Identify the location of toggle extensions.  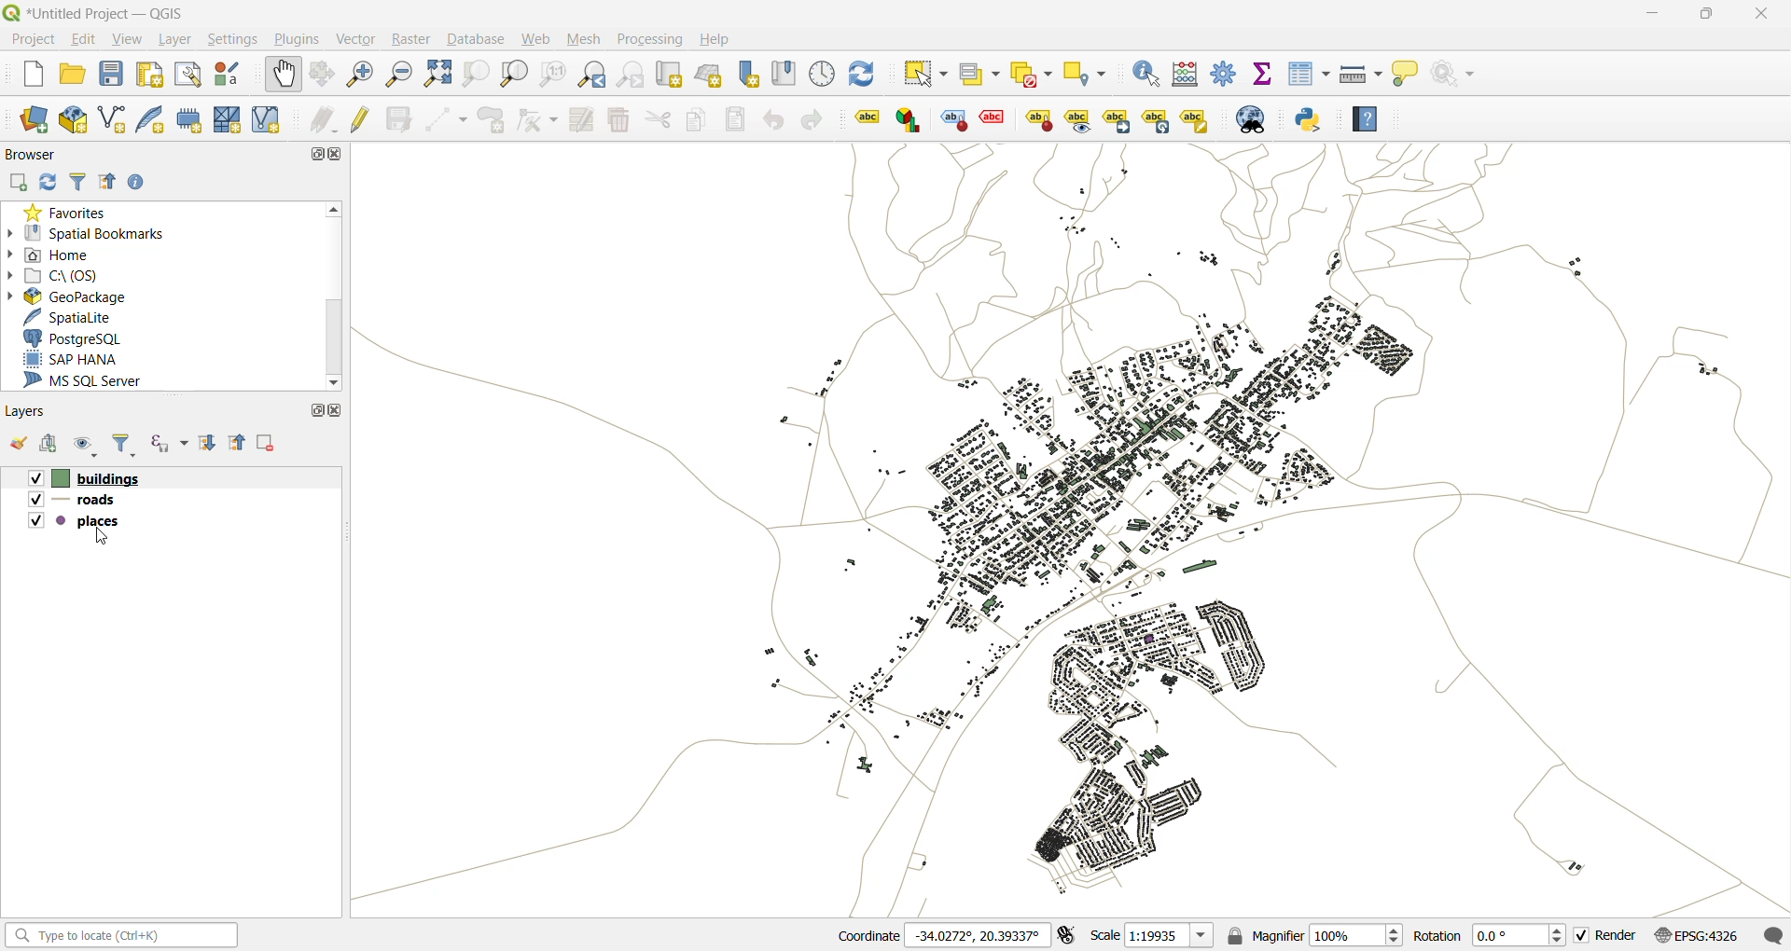
(1066, 935).